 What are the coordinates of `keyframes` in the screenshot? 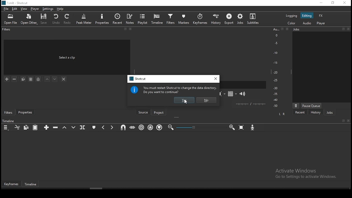 It's located at (200, 19).